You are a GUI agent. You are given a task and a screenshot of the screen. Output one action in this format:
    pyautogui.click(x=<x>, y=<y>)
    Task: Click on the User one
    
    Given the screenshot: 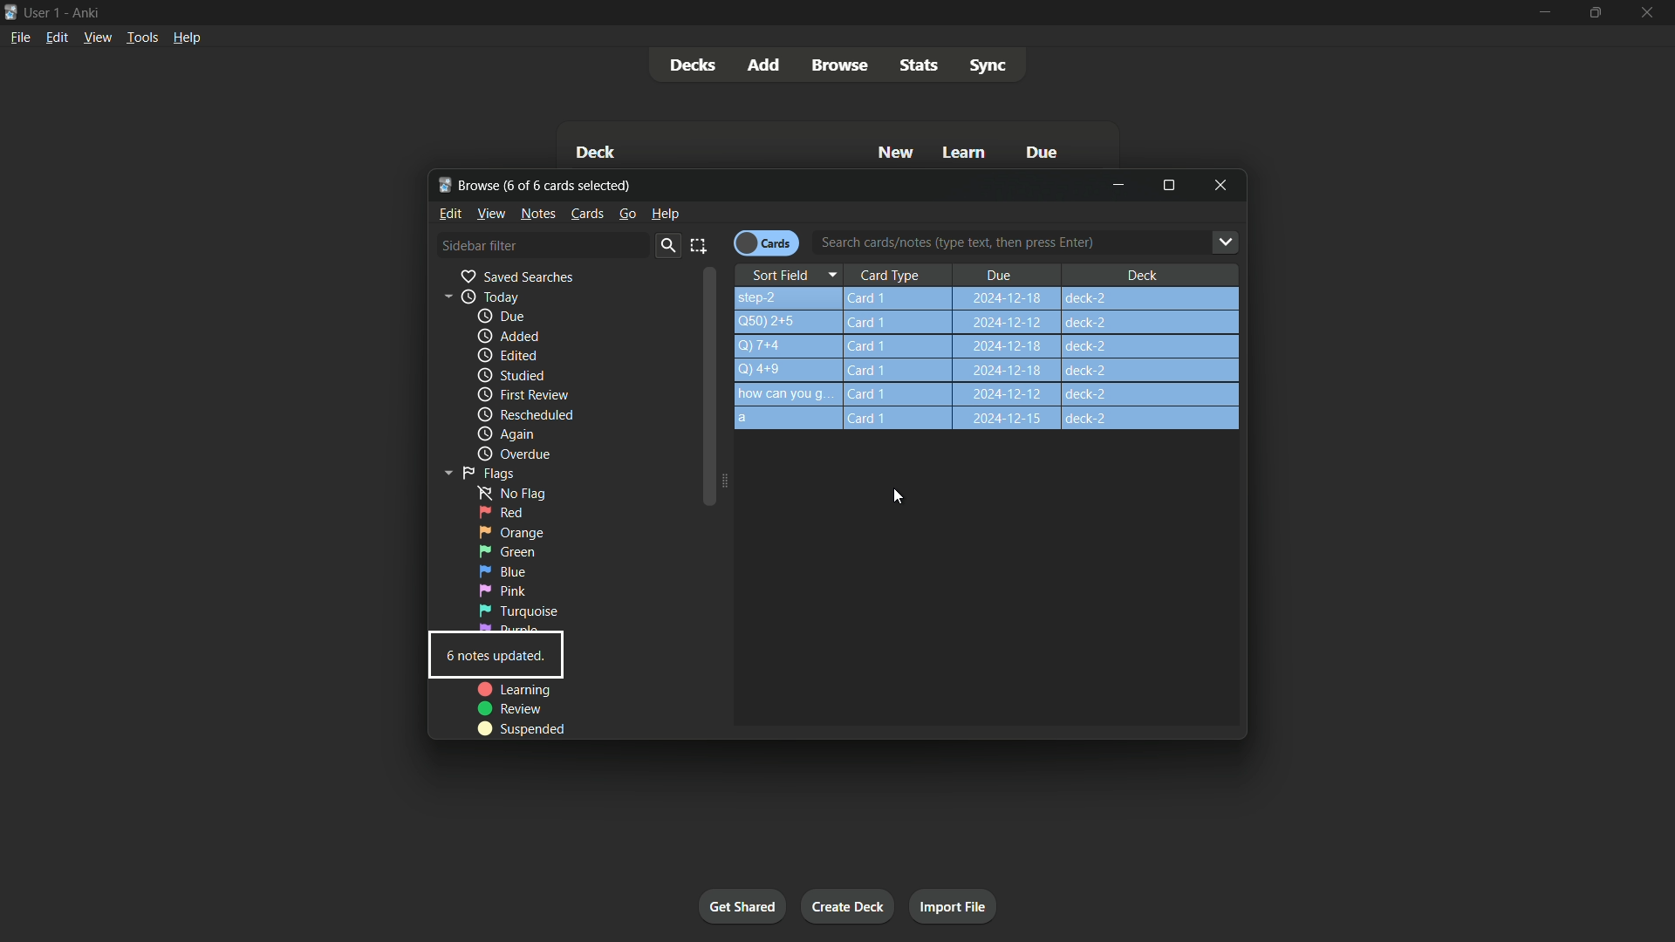 What is the action you would take?
    pyautogui.click(x=43, y=13)
    